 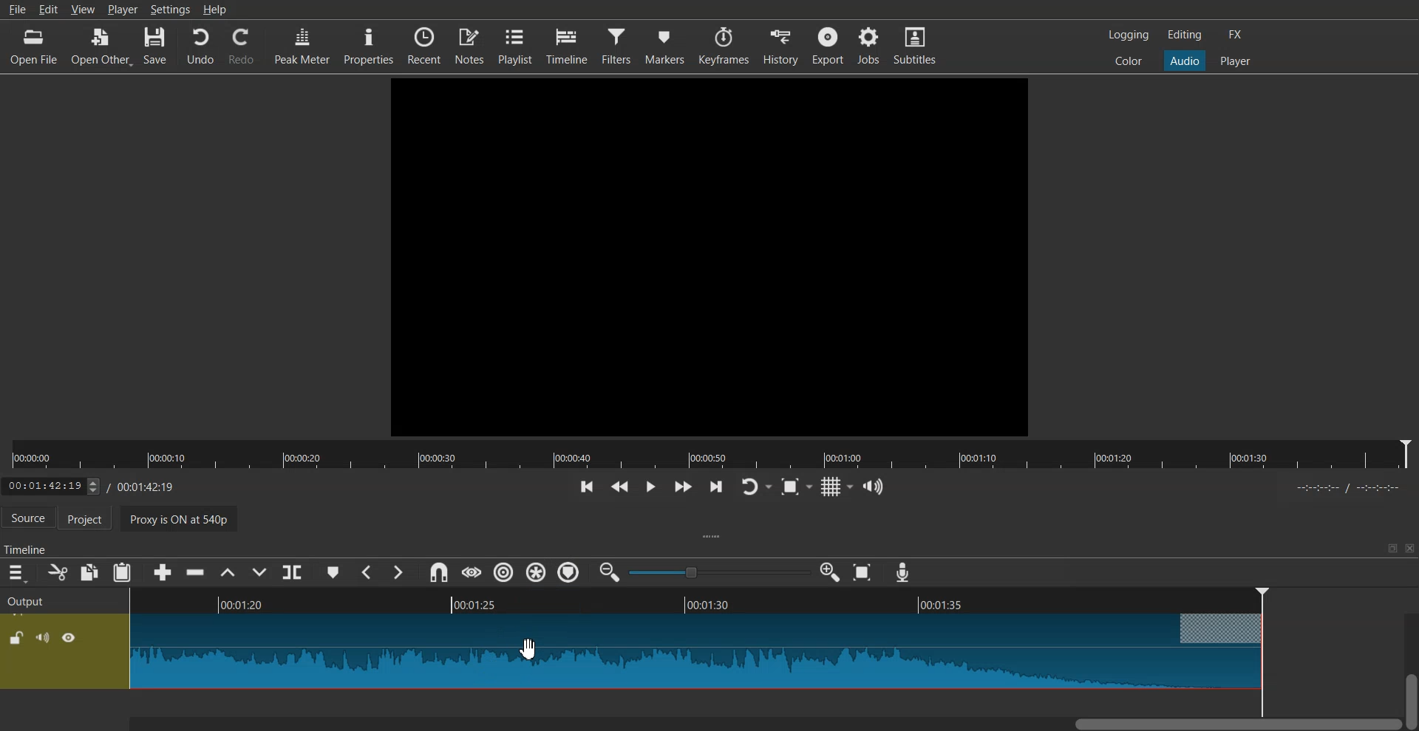 What do you see at coordinates (63, 598) in the screenshot?
I see `Output` at bounding box center [63, 598].